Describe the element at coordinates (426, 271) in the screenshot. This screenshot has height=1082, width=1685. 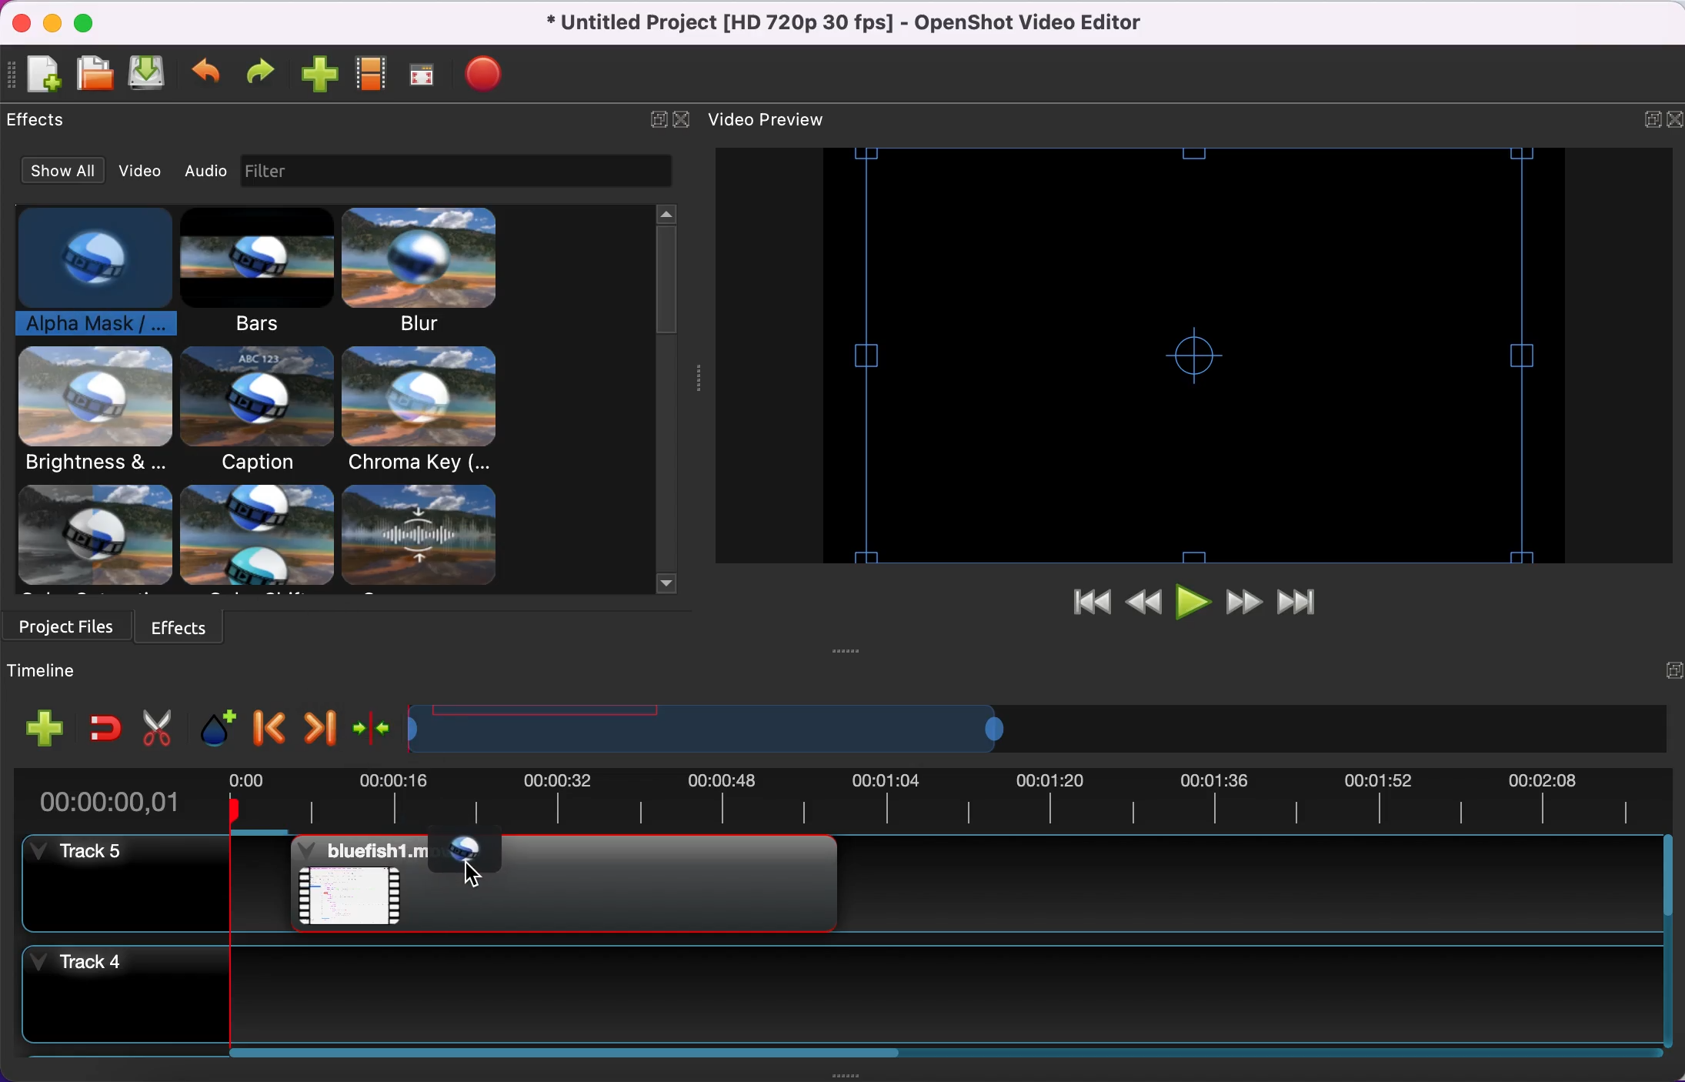
I see `blur` at that location.